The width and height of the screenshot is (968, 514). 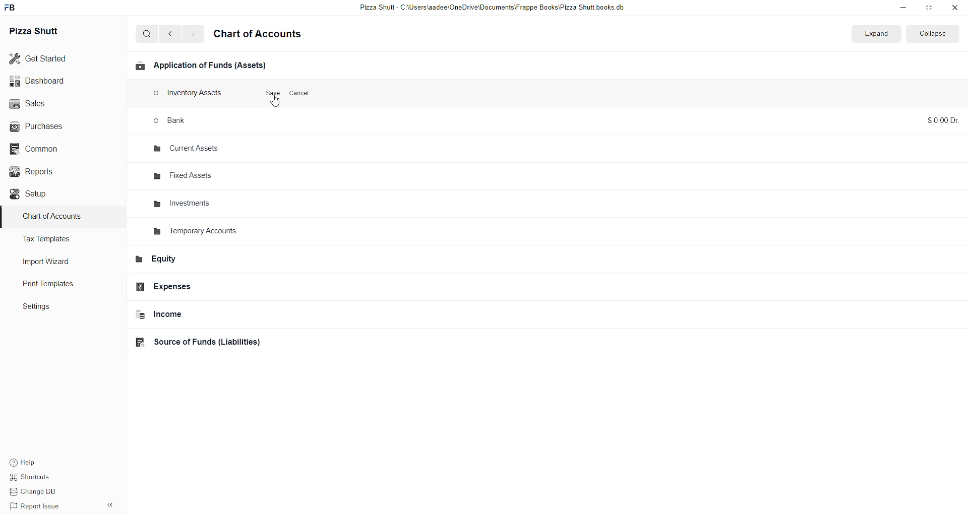 What do you see at coordinates (273, 93) in the screenshot?
I see `Save ` at bounding box center [273, 93].